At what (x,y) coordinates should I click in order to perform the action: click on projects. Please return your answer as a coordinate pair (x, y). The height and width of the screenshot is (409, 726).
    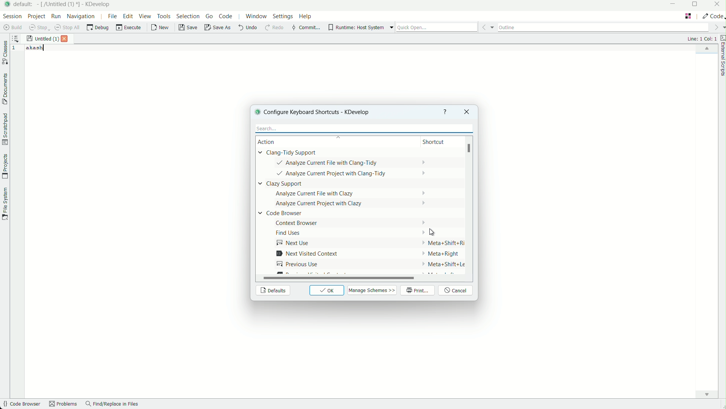
    Looking at the image, I should click on (5, 167).